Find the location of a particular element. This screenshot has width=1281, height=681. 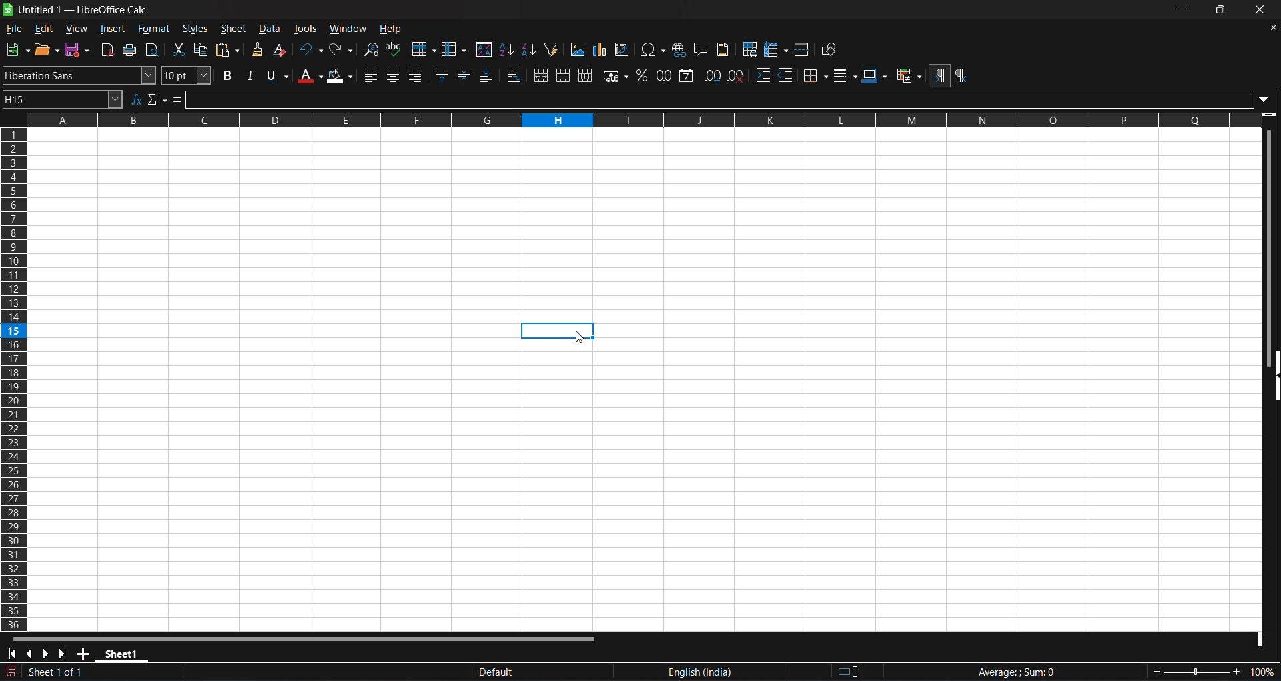

sort ascending is located at coordinates (507, 51).